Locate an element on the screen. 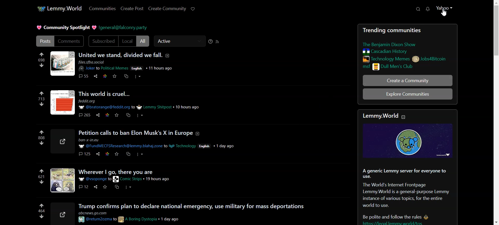  Collapse is located at coordinates (404, 117).